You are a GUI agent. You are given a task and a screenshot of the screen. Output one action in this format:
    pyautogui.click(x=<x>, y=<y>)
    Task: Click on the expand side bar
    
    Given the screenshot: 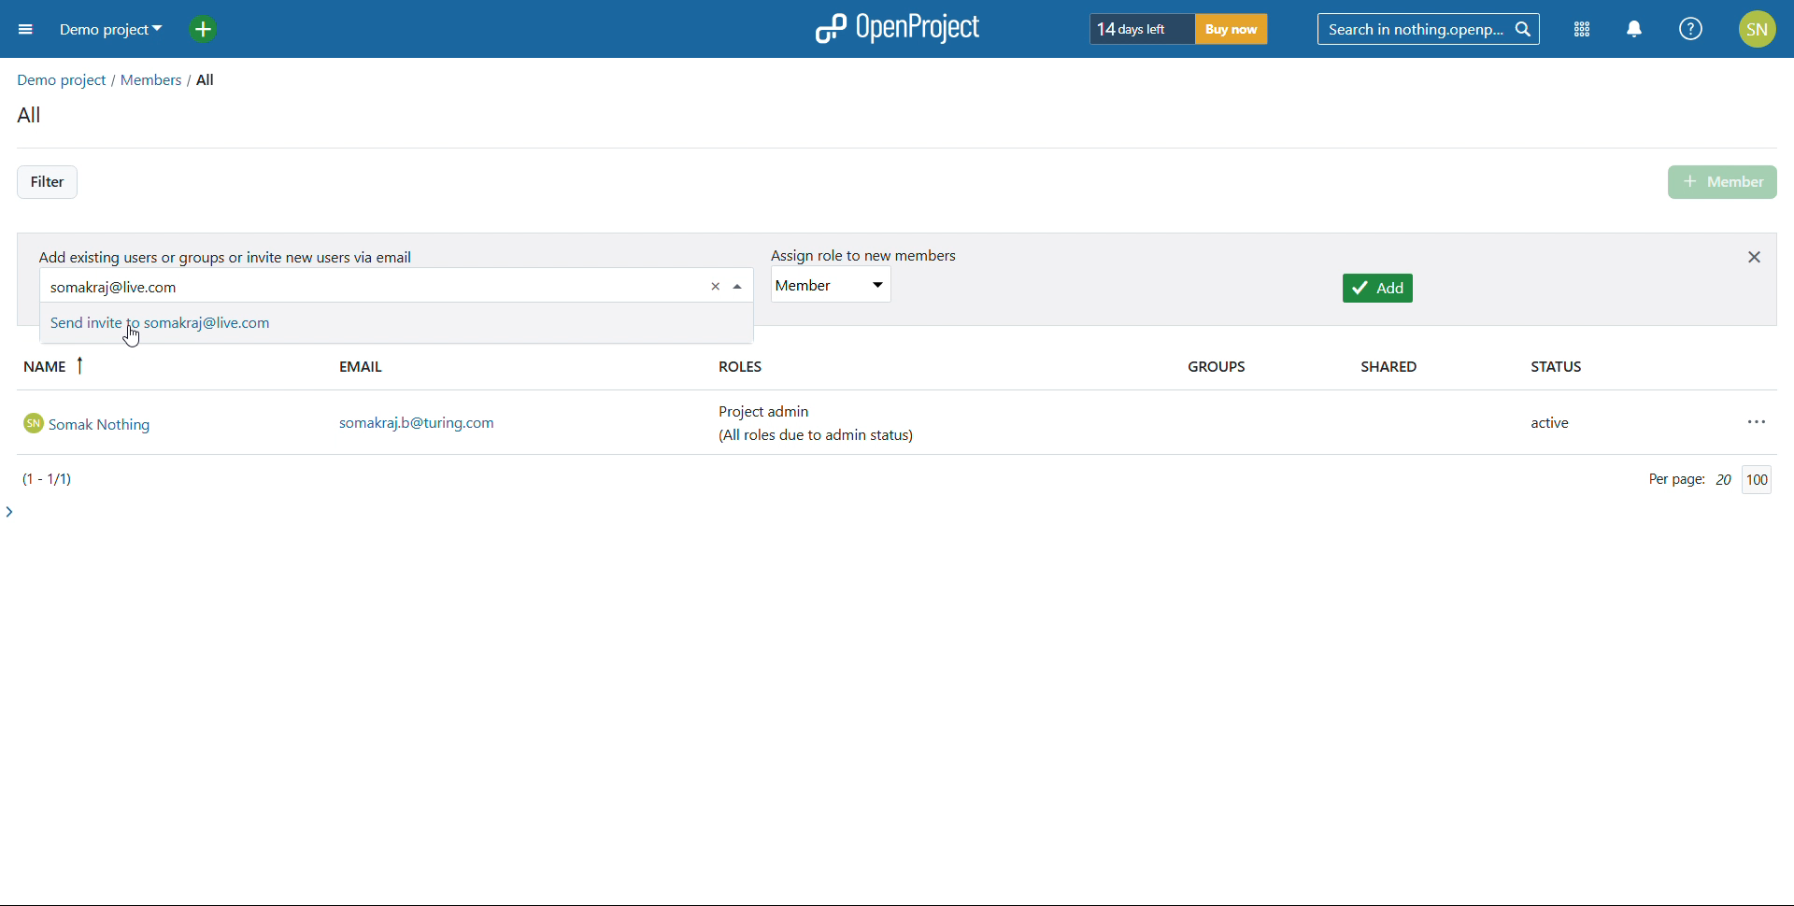 What is the action you would take?
    pyautogui.click(x=12, y=511)
    